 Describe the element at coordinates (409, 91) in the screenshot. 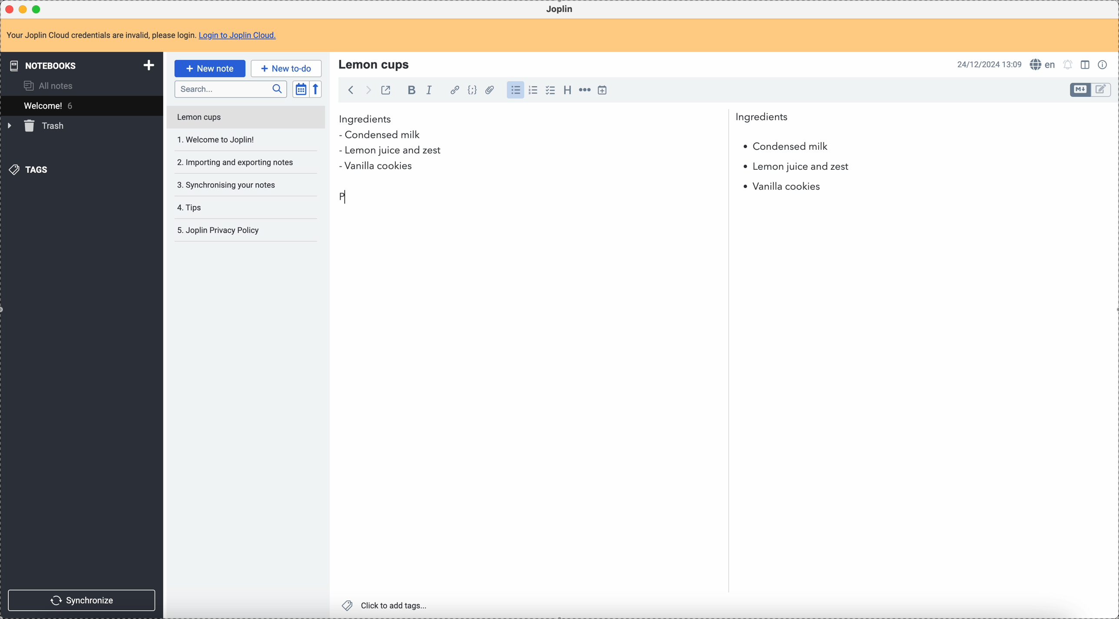

I see `bold` at that location.